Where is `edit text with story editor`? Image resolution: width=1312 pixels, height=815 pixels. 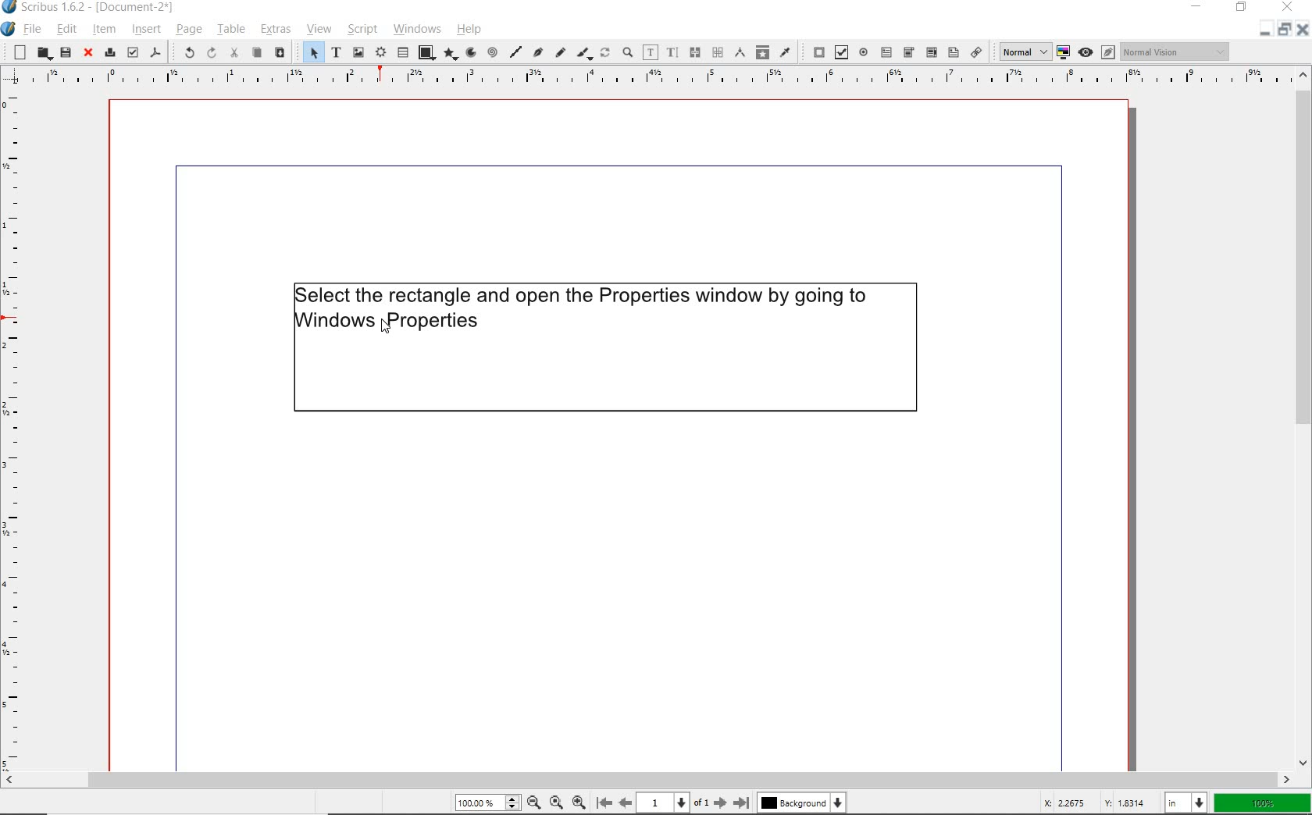
edit text with story editor is located at coordinates (672, 52).